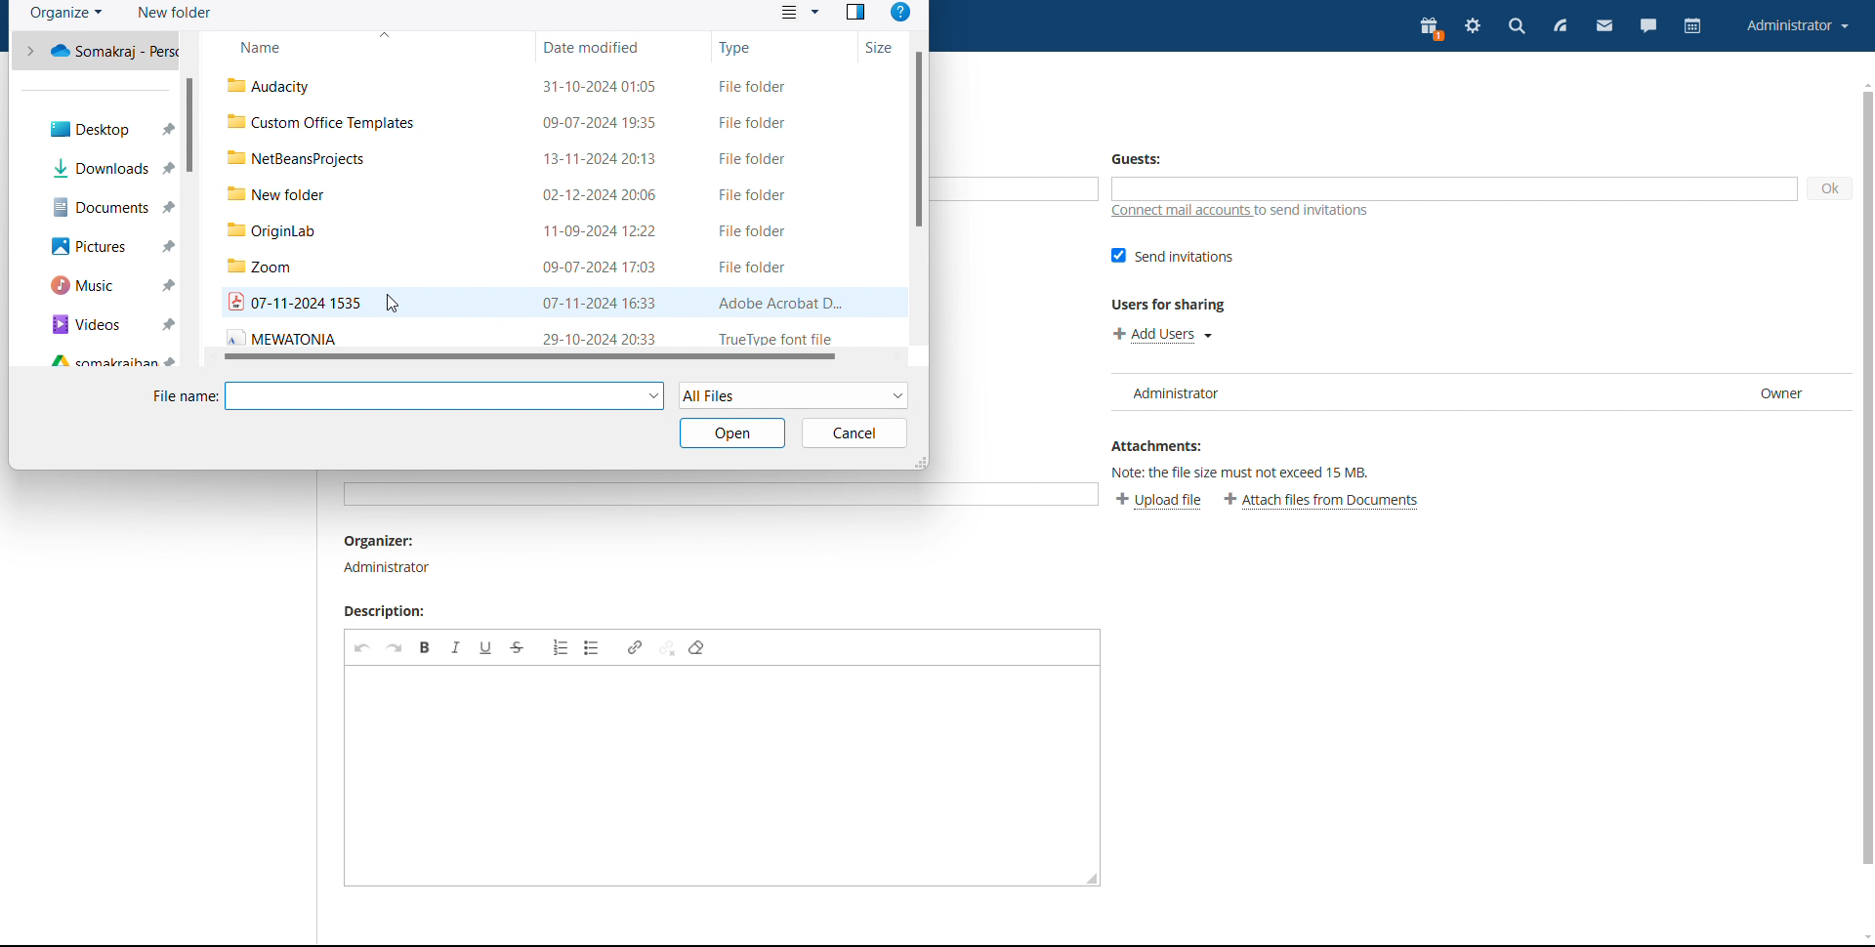  Describe the element at coordinates (111, 289) in the screenshot. I see `` at that location.